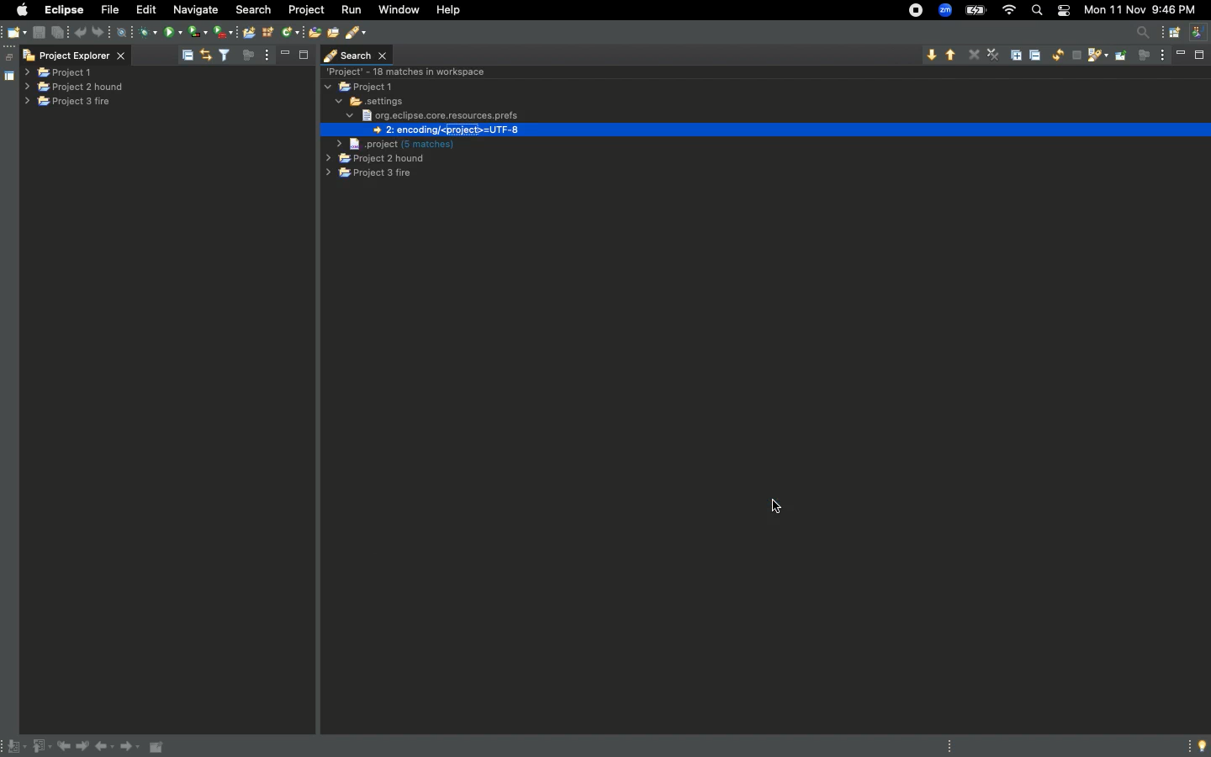 This screenshot has width=1211, height=757. Describe the element at coordinates (975, 10) in the screenshot. I see `Charge` at that location.